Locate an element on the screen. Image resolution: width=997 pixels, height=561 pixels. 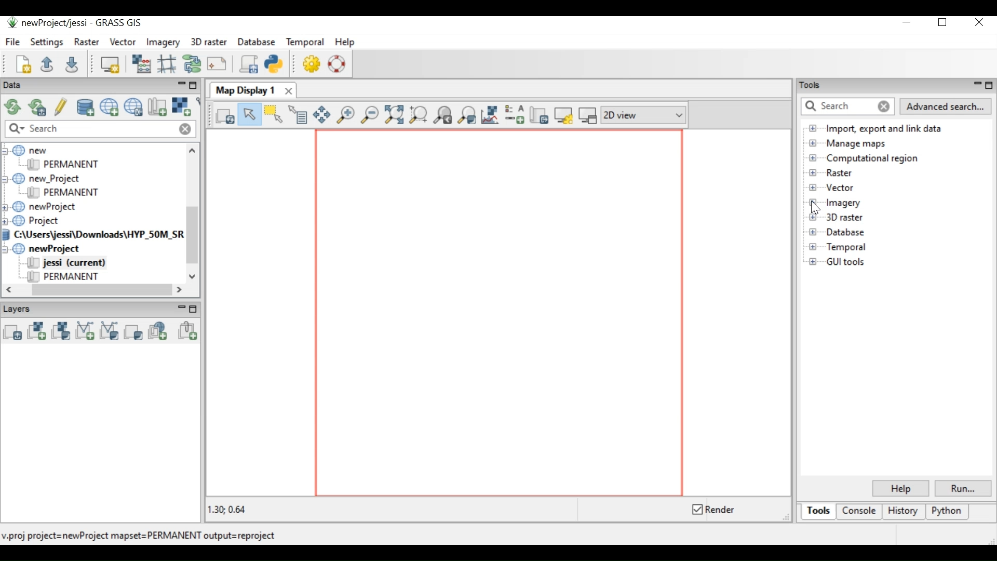
1.30: 0.64 is located at coordinates (228, 509).